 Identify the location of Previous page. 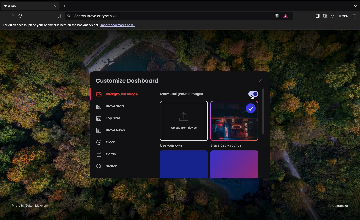
(5, 16).